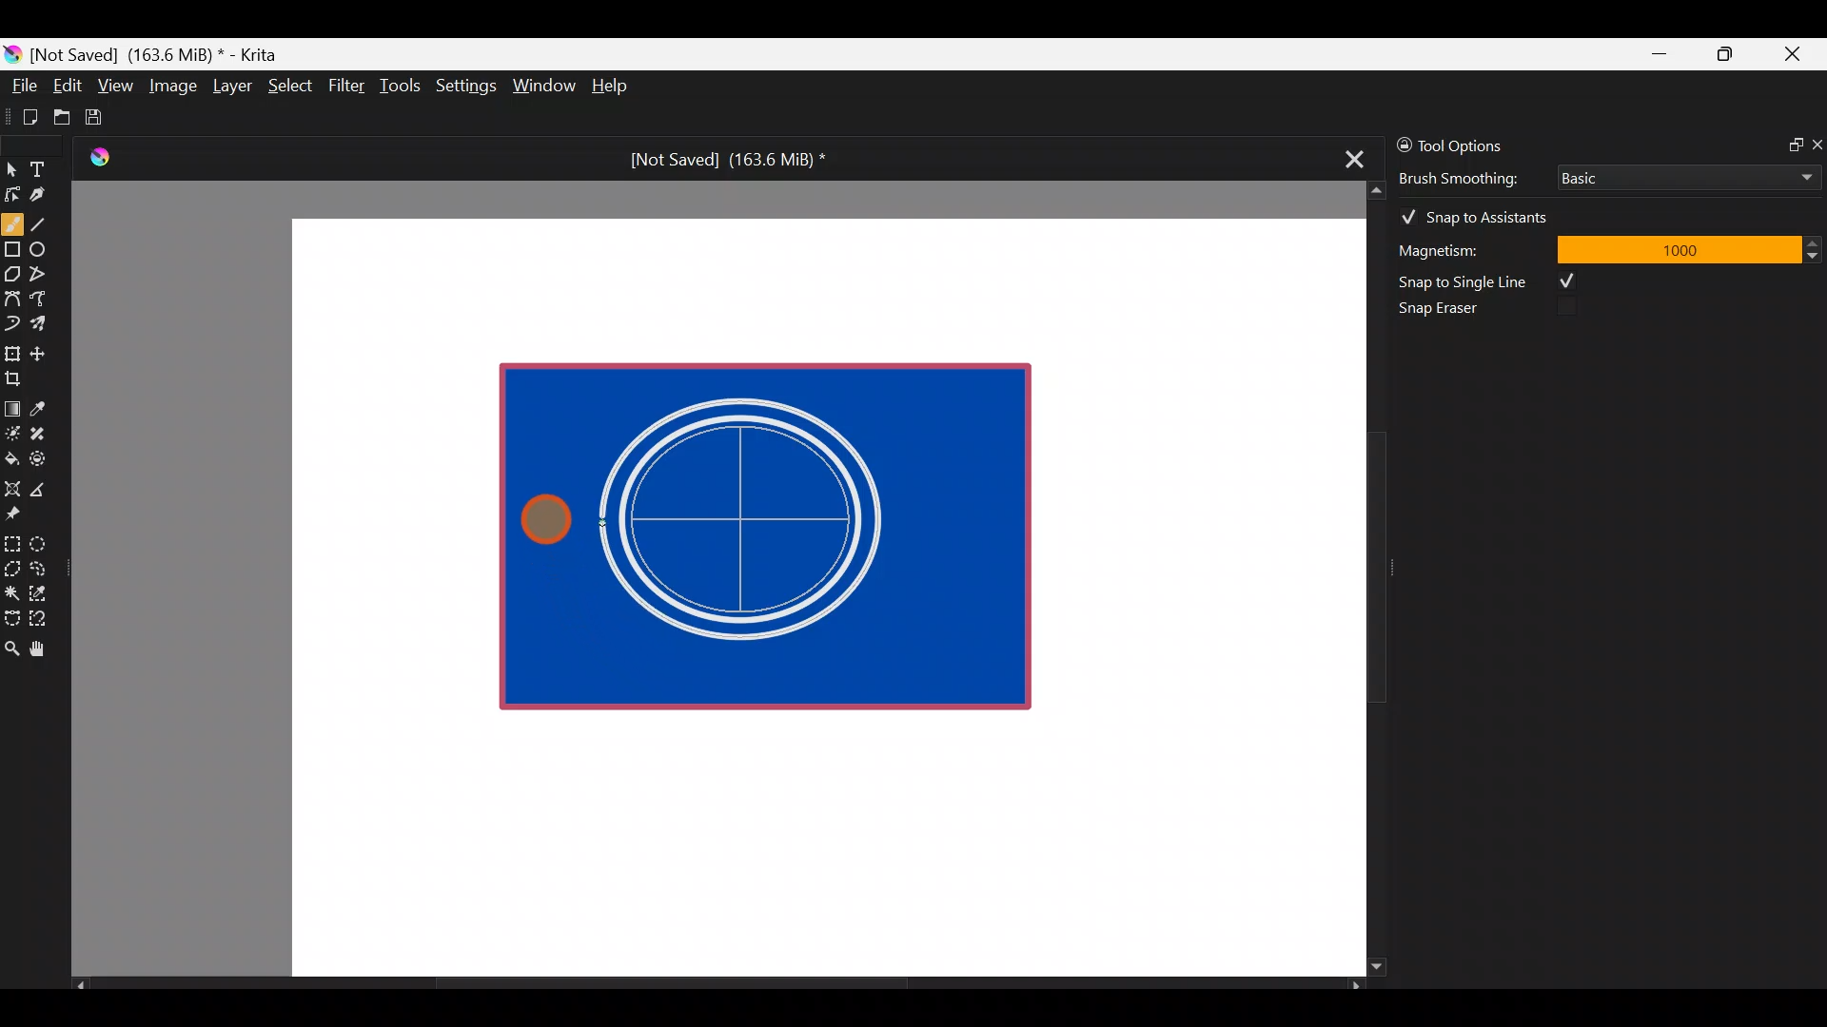 This screenshot has width=1827, height=1027. What do you see at coordinates (46, 649) in the screenshot?
I see `Pan tool` at bounding box center [46, 649].